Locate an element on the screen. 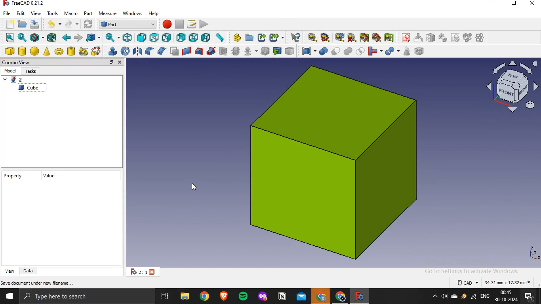 The height and width of the screenshot is (304, 541). left is located at coordinates (207, 38).